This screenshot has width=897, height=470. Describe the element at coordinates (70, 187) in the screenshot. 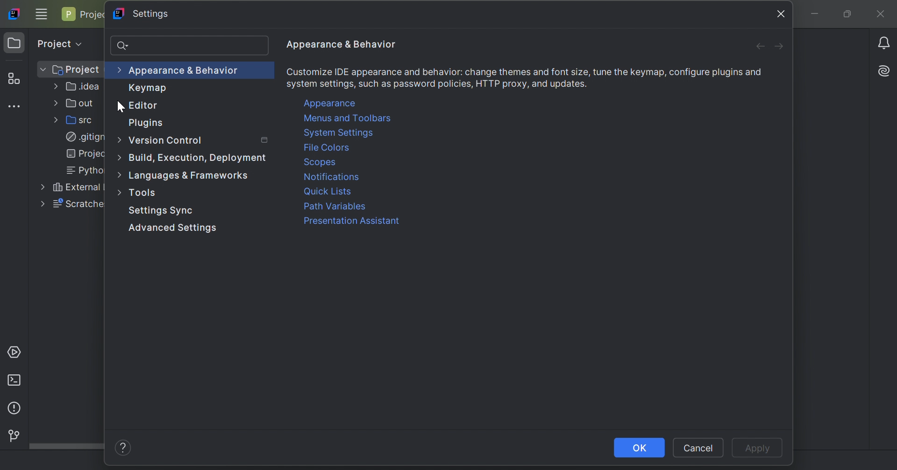

I see `External` at that location.